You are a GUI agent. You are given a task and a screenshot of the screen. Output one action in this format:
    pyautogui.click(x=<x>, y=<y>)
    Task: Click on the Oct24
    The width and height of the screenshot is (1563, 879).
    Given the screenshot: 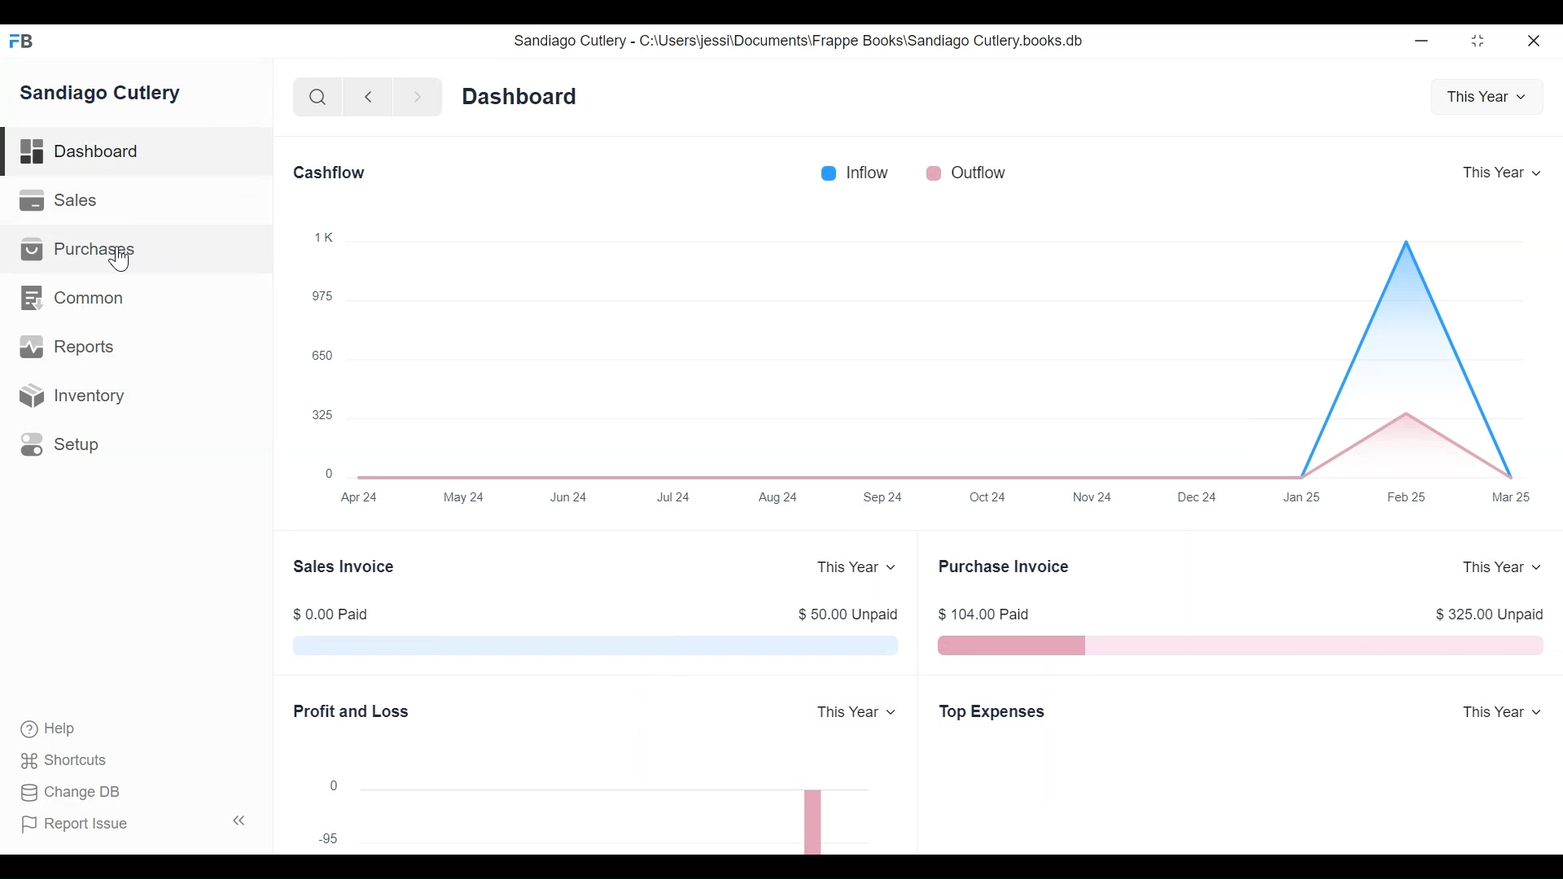 What is the action you would take?
    pyautogui.click(x=988, y=493)
    